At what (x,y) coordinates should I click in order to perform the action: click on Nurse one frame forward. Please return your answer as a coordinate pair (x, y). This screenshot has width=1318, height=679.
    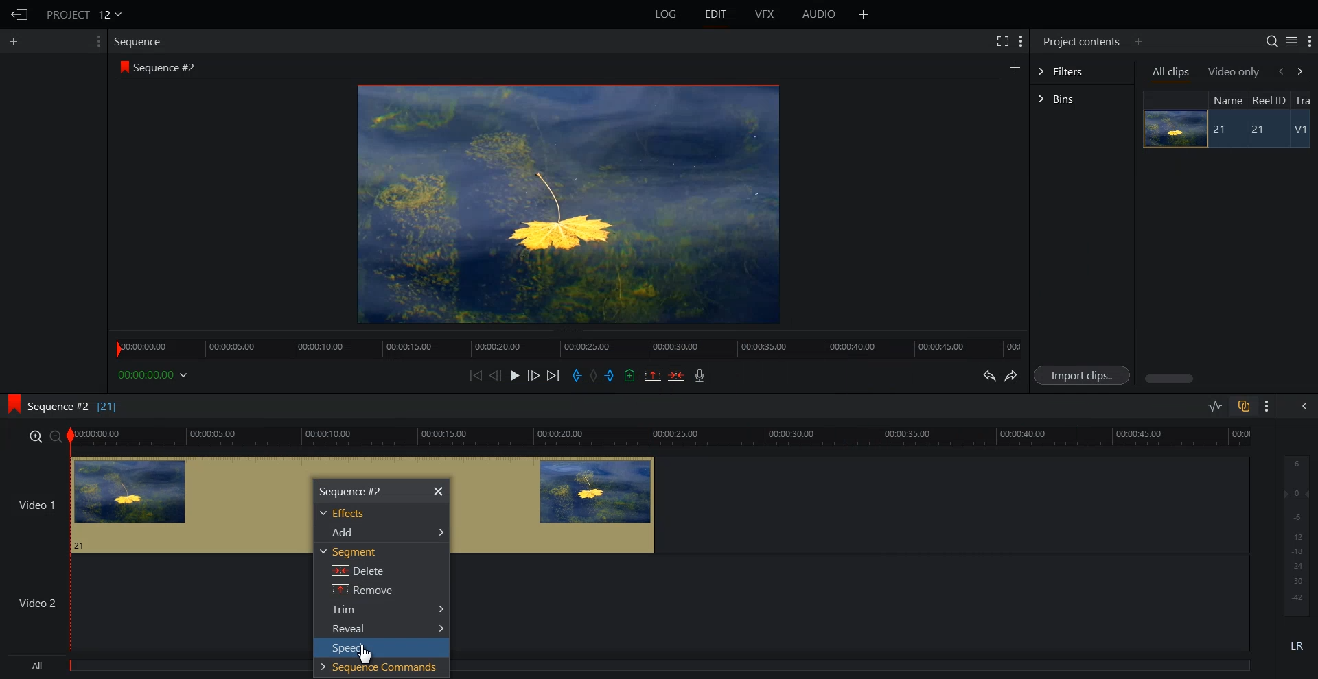
    Looking at the image, I should click on (534, 375).